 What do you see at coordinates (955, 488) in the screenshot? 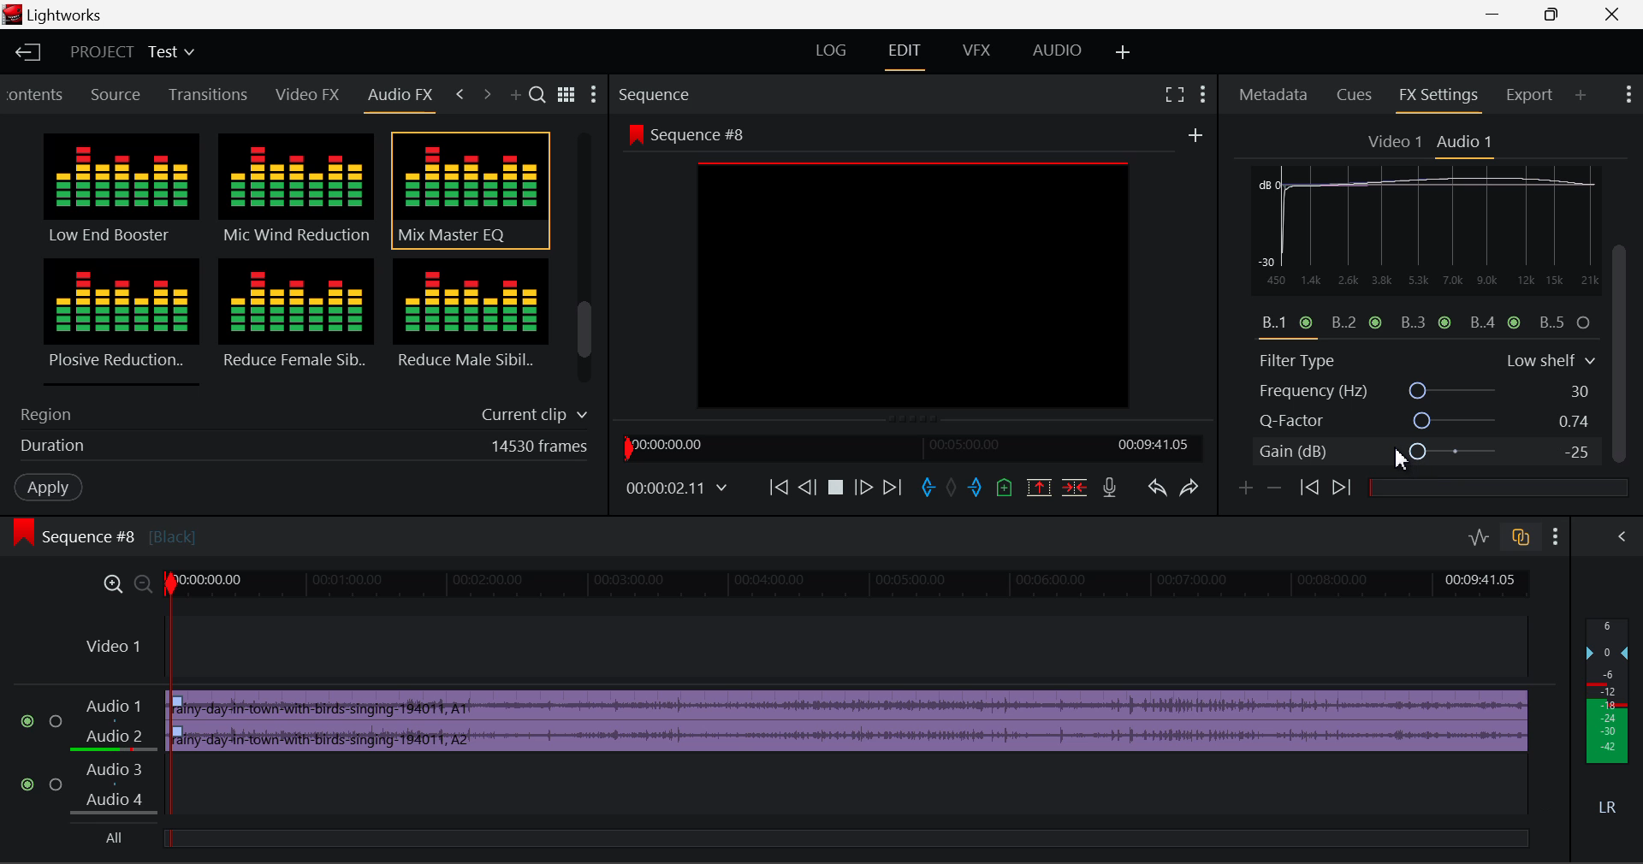
I see `Remove all marks` at bounding box center [955, 488].